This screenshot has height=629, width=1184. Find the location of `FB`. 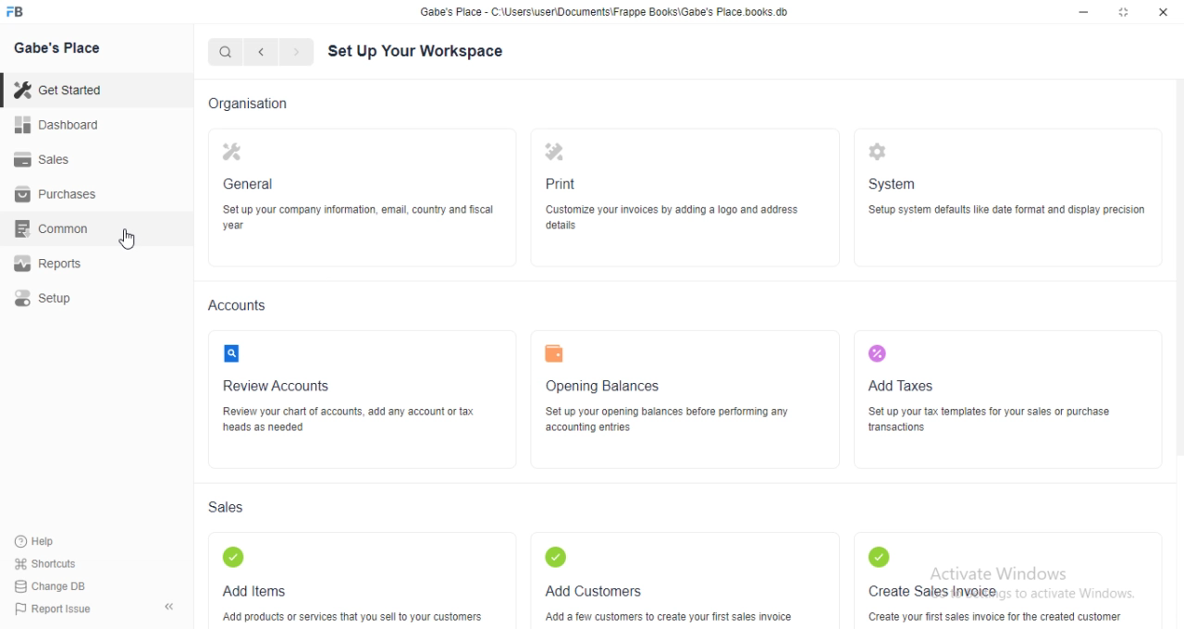

FB is located at coordinates (18, 10).